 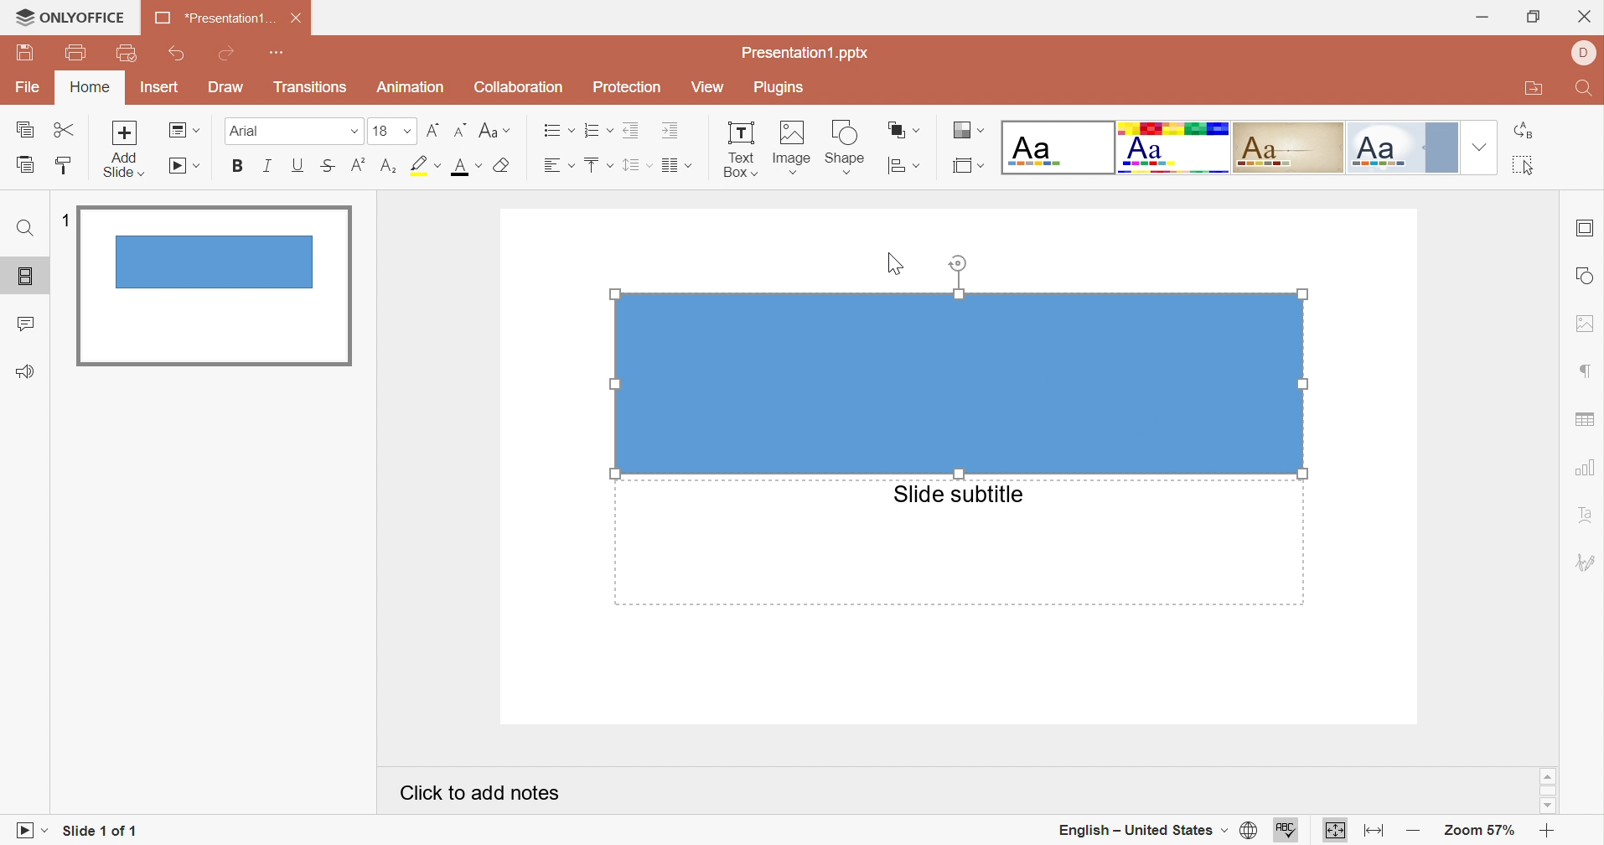 What do you see at coordinates (1481, 832) in the screenshot?
I see `Zoom 57%` at bounding box center [1481, 832].